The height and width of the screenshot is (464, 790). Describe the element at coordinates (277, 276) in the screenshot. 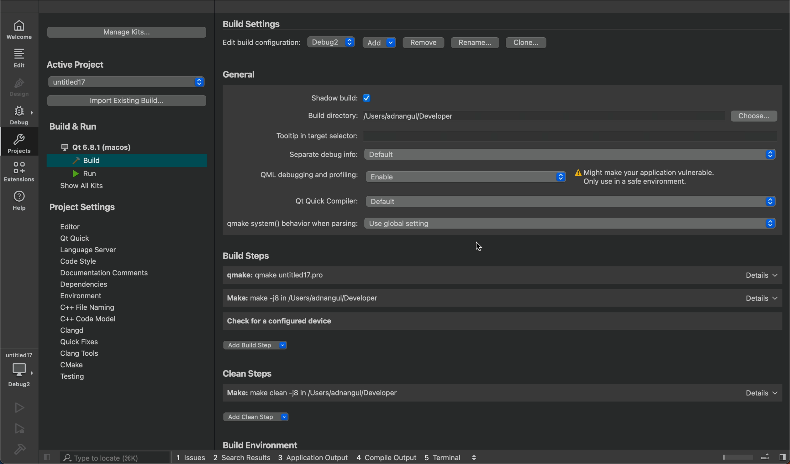

I see `build name` at that location.